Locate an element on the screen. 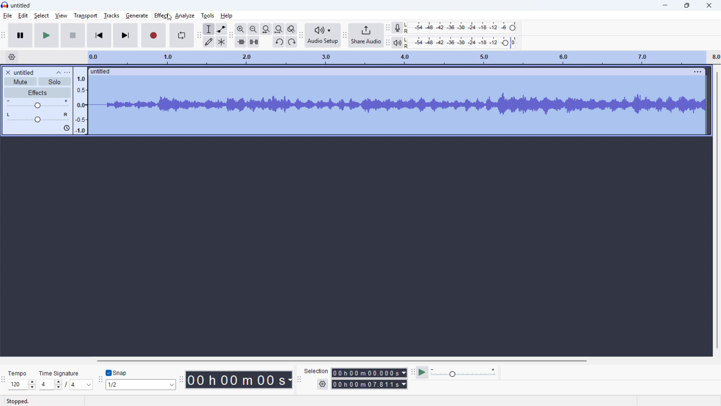 The image size is (721, 406). Playback metre  is located at coordinates (397, 43).